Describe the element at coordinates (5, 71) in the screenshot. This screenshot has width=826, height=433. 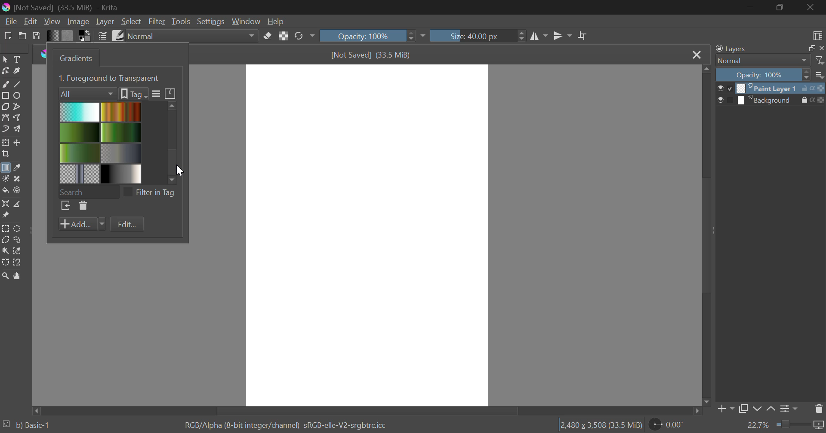
I see `Edit Shapes` at that location.